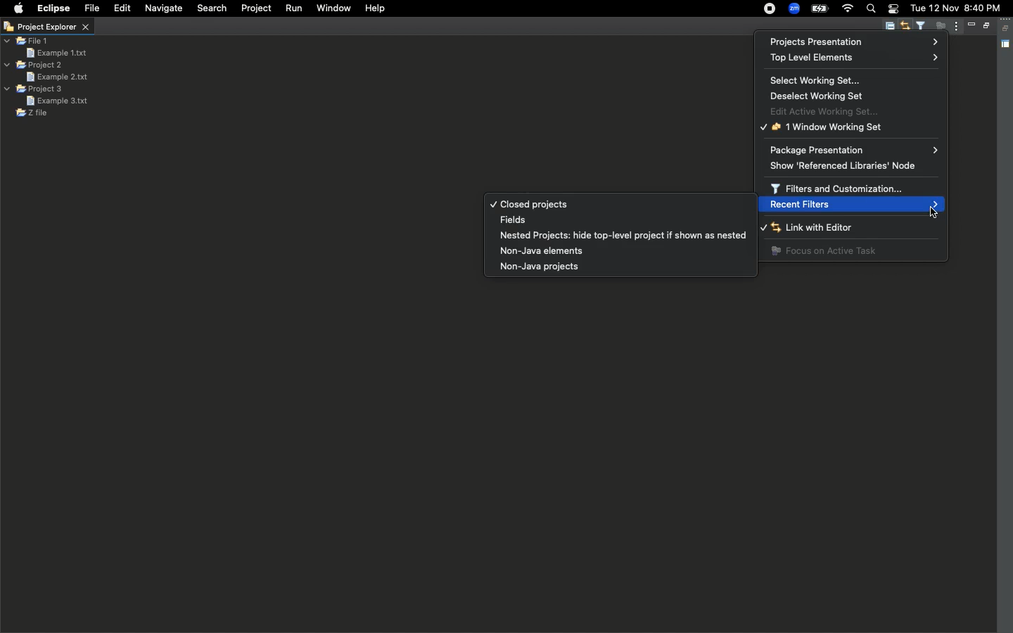 Image resolution: width=1013 pixels, height=633 pixels. Describe the element at coordinates (923, 26) in the screenshot. I see `Select and deselect filters ` at that location.